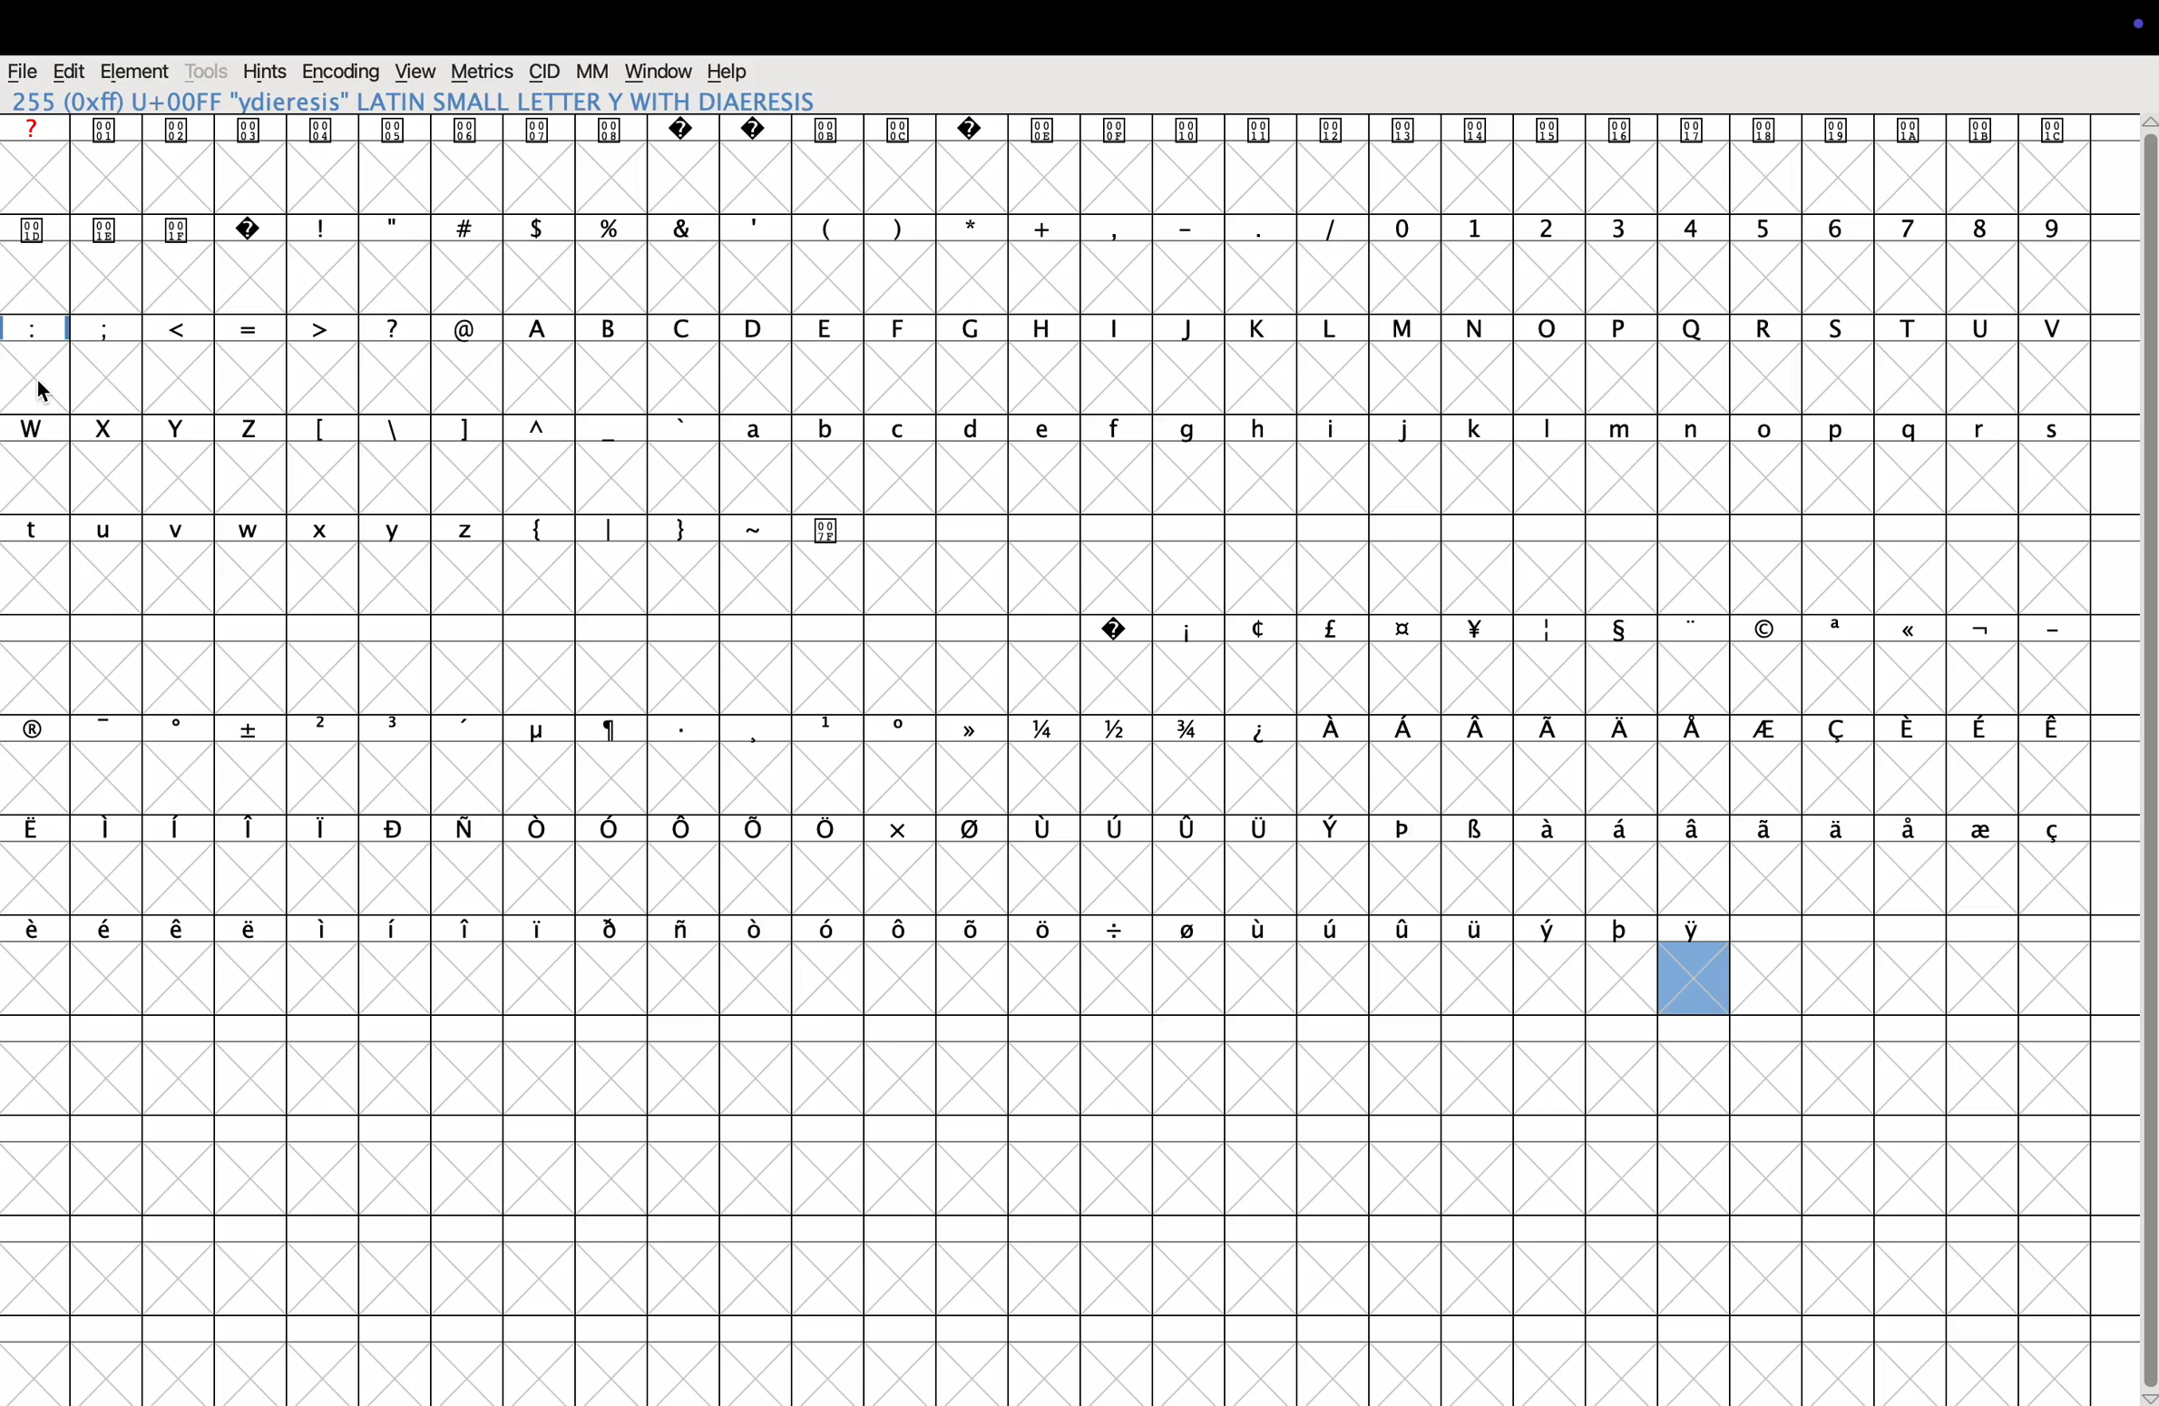 The width and height of the screenshot is (2159, 1406). What do you see at coordinates (69, 71) in the screenshot?
I see `edit` at bounding box center [69, 71].